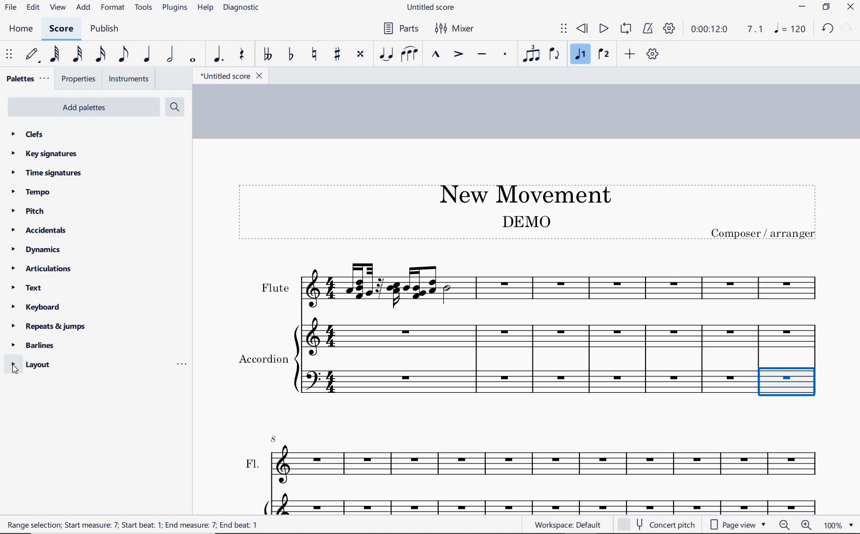 This screenshot has width=860, height=534. What do you see at coordinates (785, 525) in the screenshot?
I see `zoom out` at bounding box center [785, 525].